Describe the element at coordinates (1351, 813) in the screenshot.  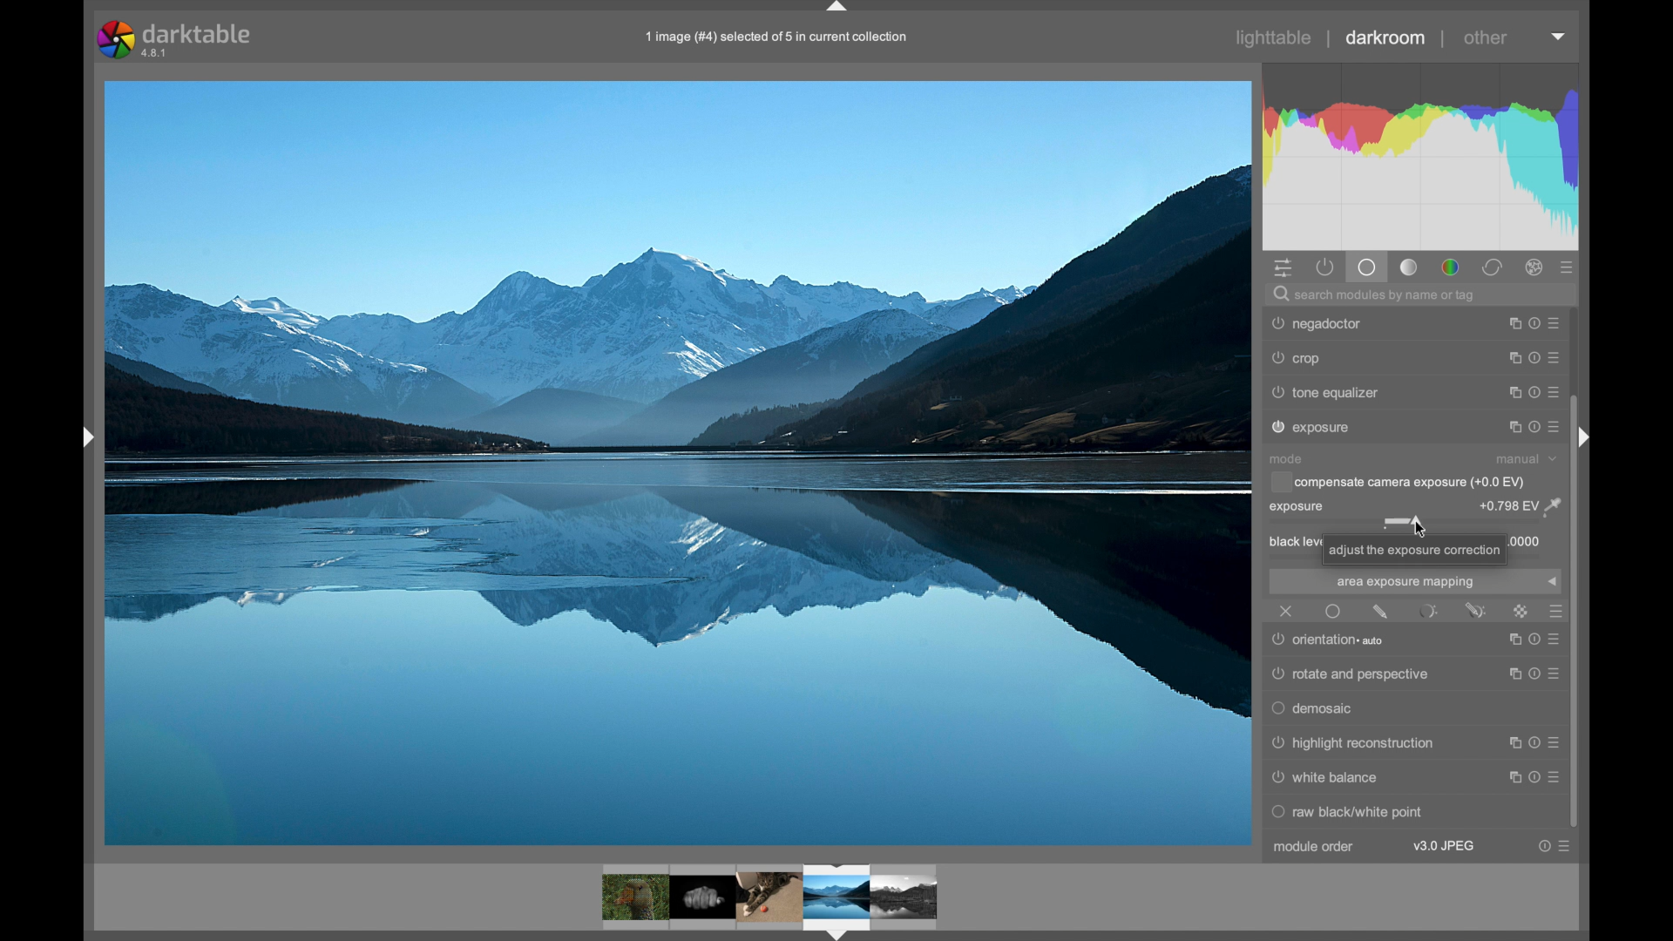
I see `raw black/white point` at that location.